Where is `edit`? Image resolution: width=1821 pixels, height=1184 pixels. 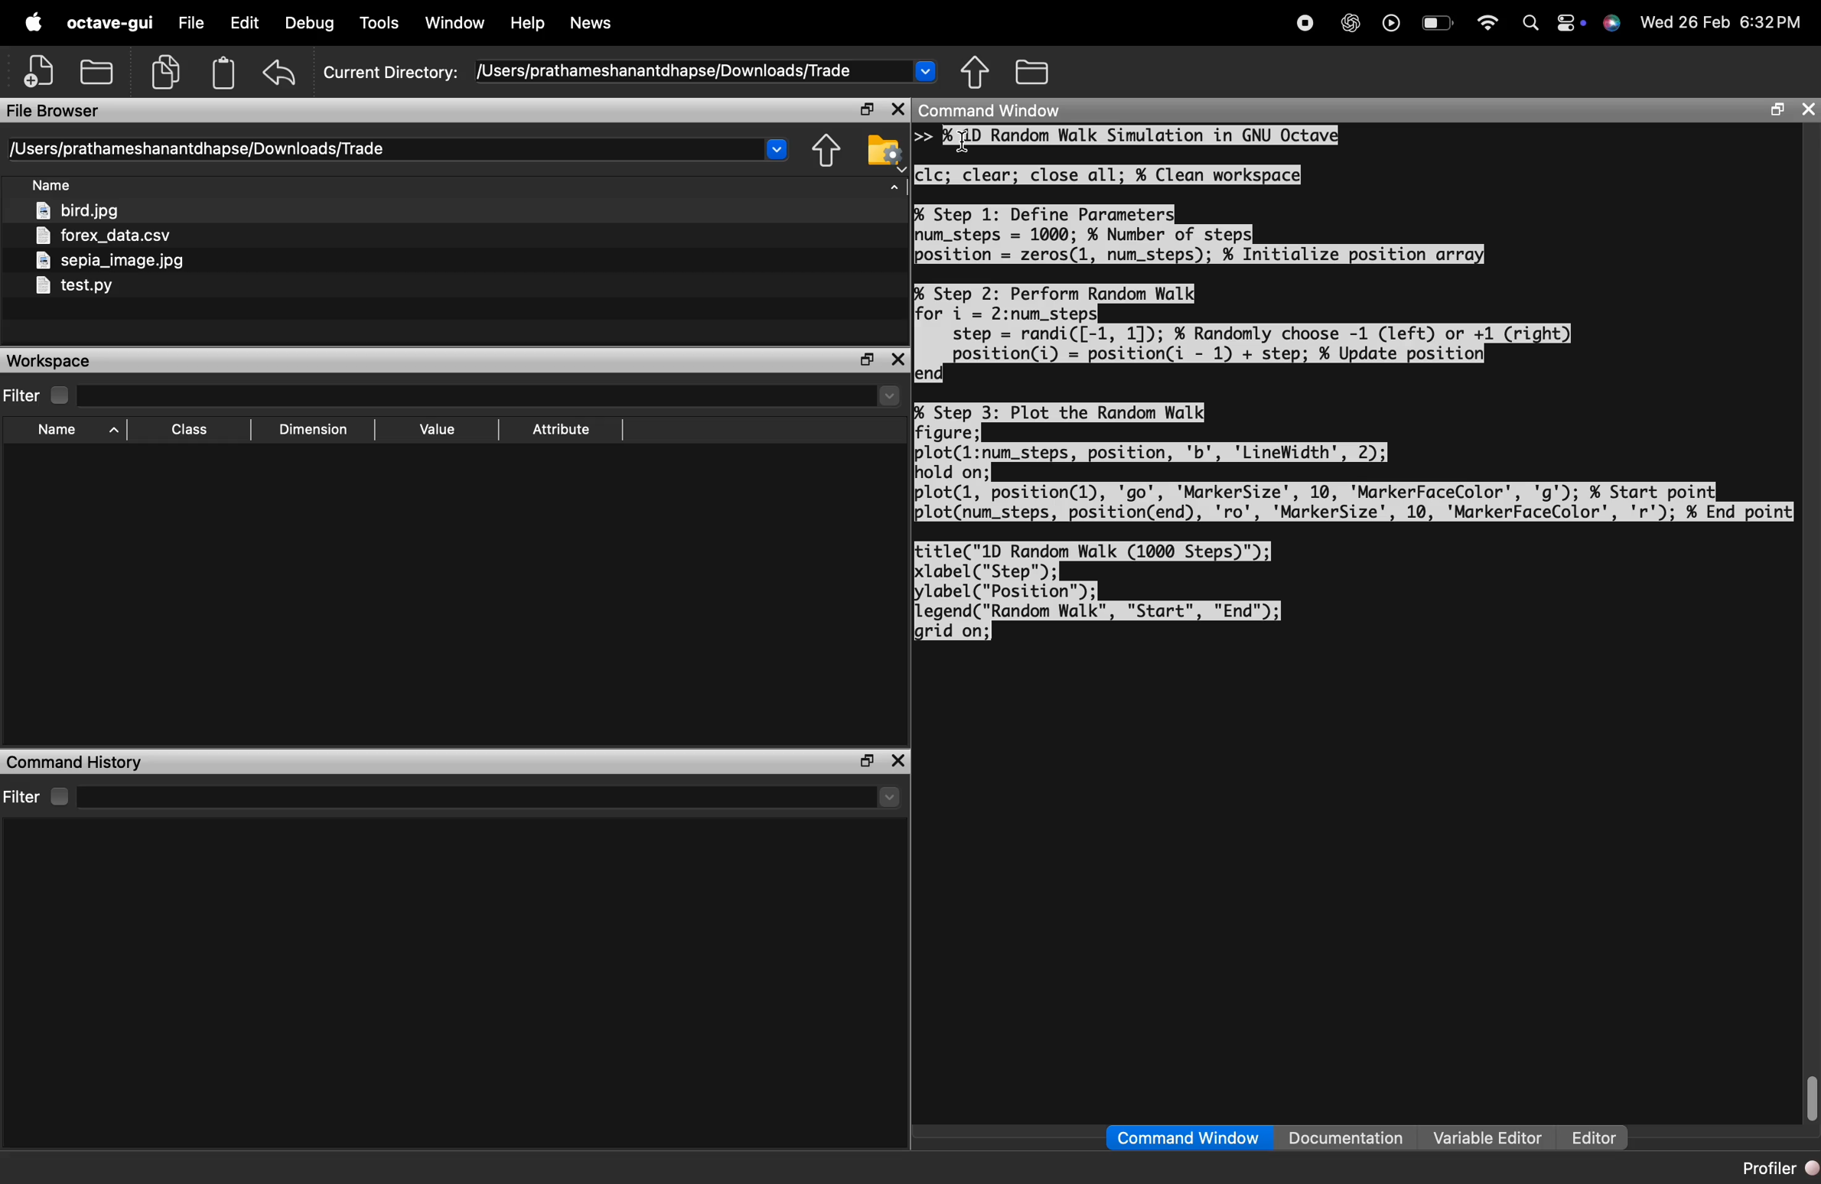
edit is located at coordinates (244, 24).